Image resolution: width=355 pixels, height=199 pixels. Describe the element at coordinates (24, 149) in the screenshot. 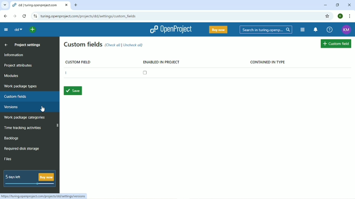

I see `Required disk storage` at that location.